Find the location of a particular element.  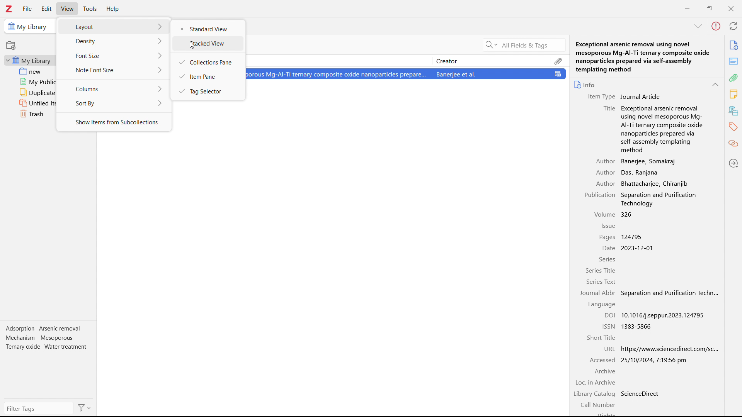

collections pane is located at coordinates (208, 61).